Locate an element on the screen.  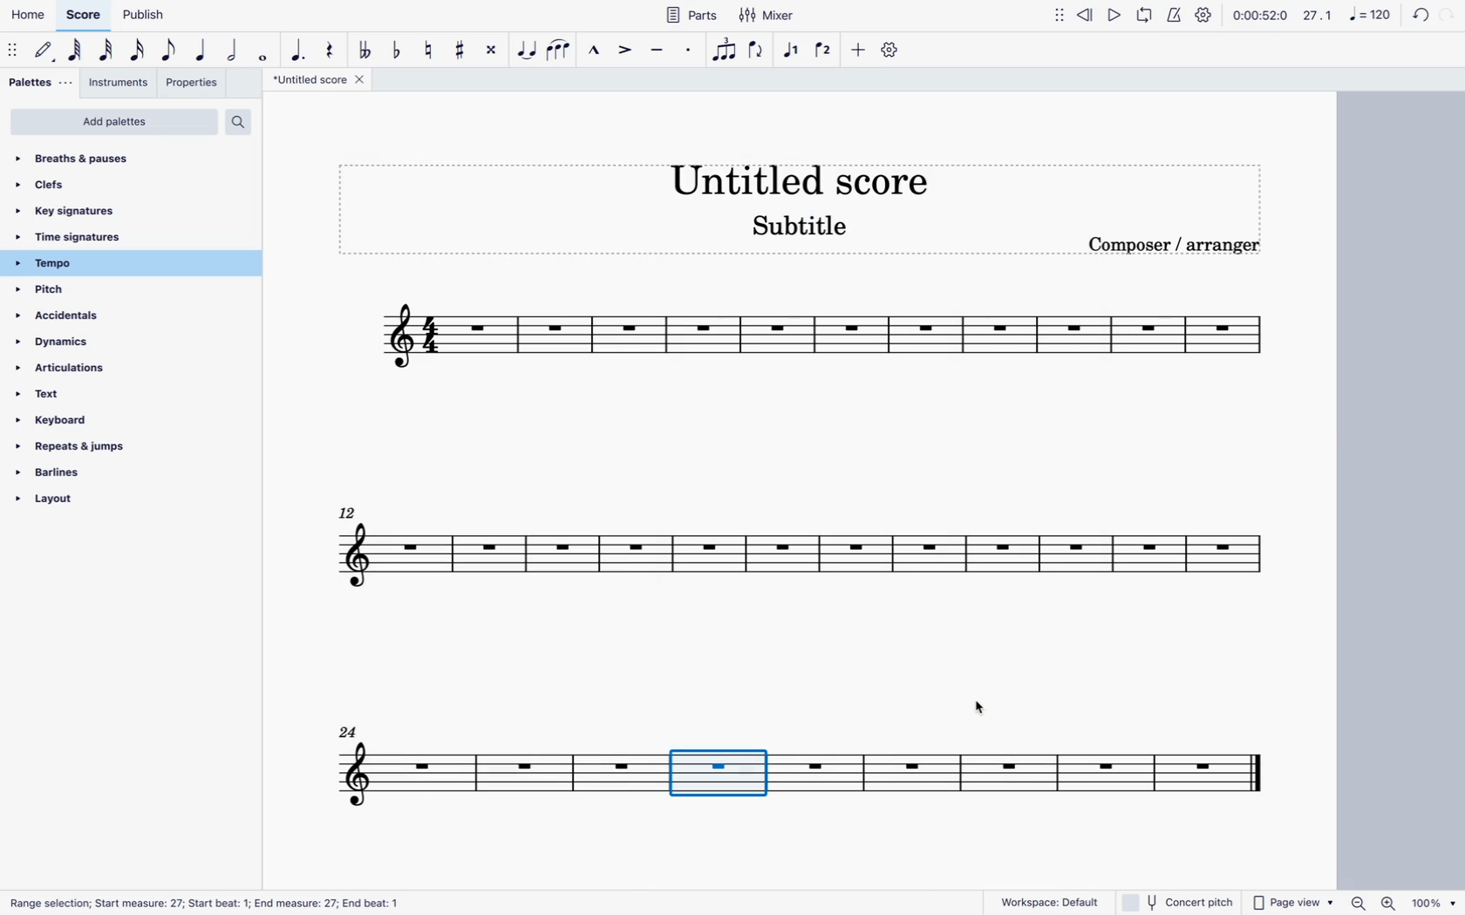
flip direction is located at coordinates (759, 51).